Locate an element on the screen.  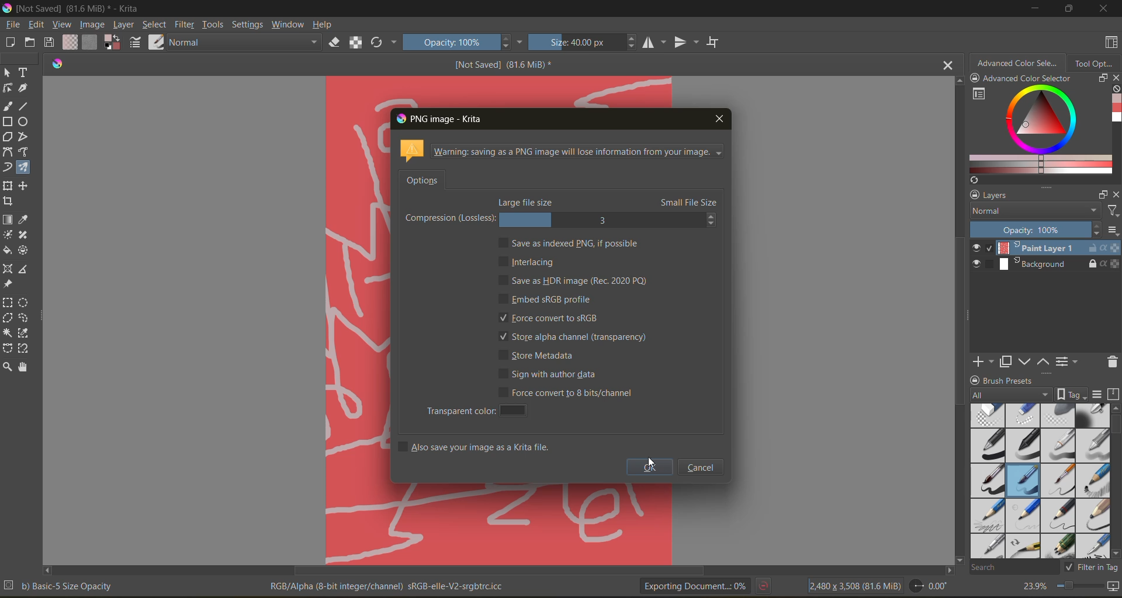
open is located at coordinates (32, 43).